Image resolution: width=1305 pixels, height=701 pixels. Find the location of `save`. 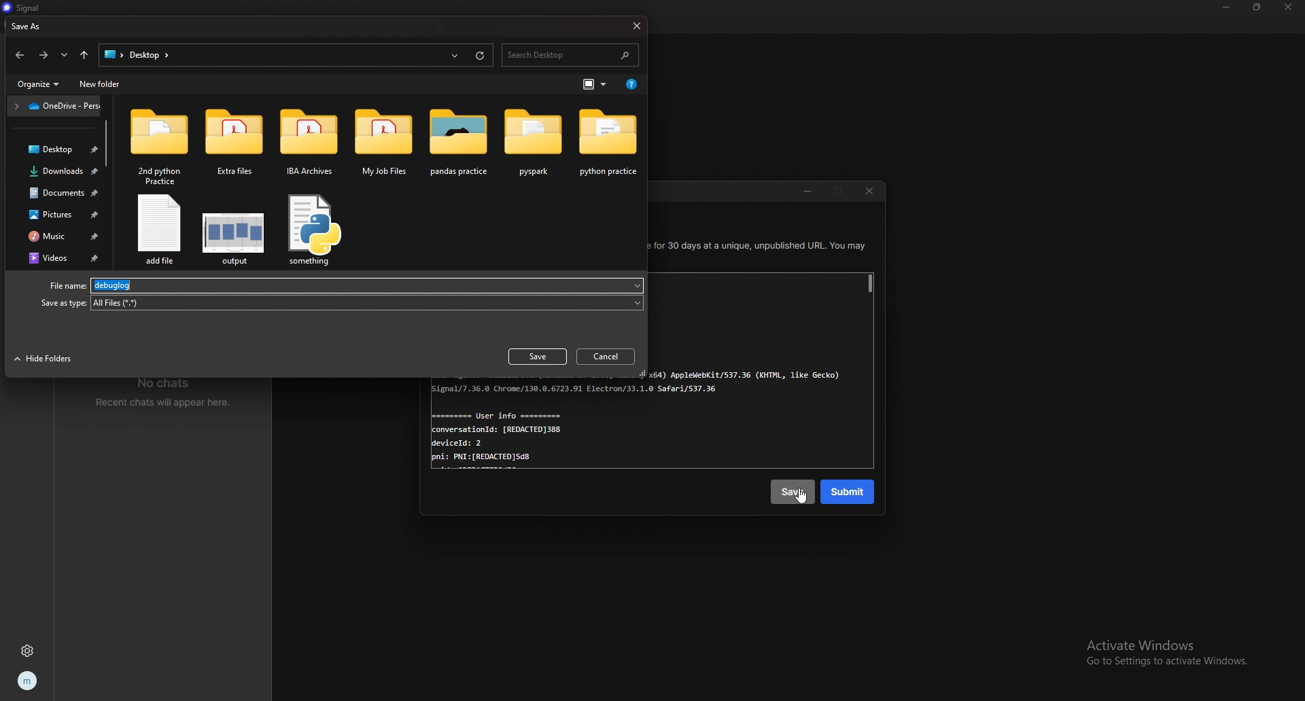

save is located at coordinates (536, 357).